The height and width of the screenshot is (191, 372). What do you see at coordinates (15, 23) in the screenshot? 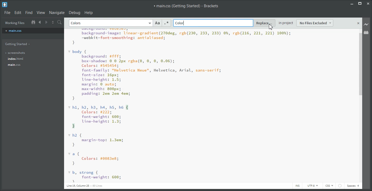
I see `Working Files` at bounding box center [15, 23].